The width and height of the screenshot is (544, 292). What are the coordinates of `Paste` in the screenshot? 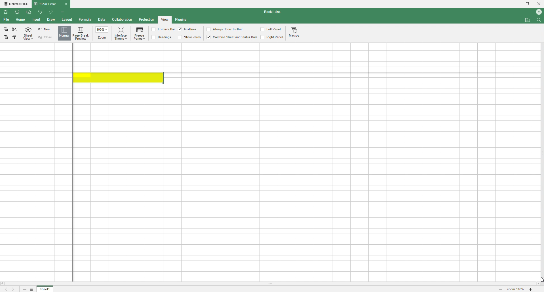 It's located at (7, 37).